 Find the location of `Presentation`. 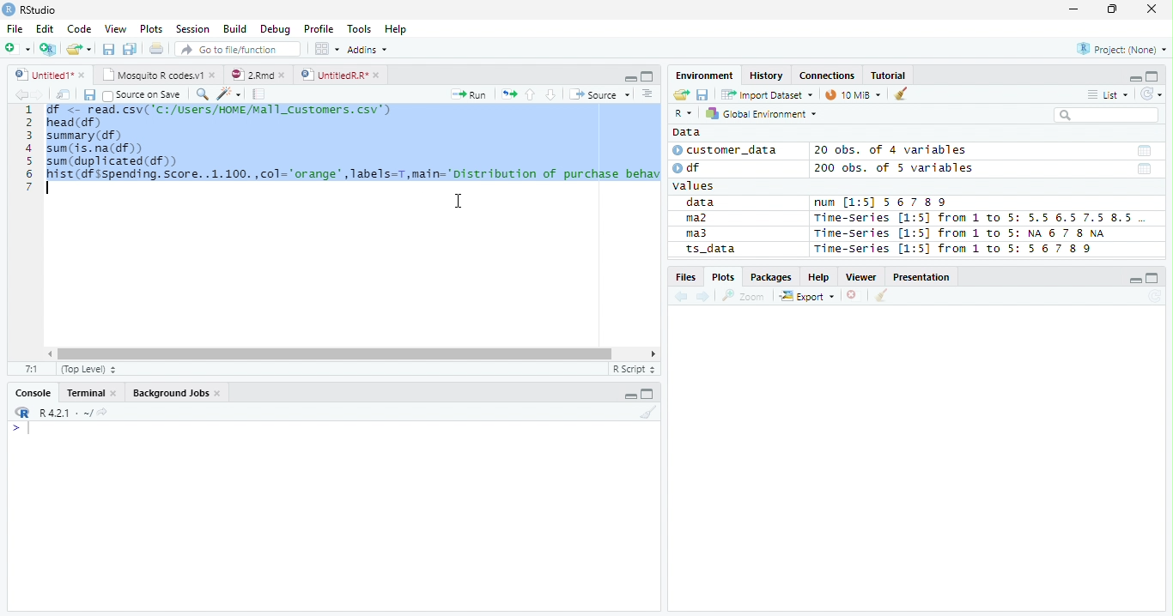

Presentation is located at coordinates (924, 277).